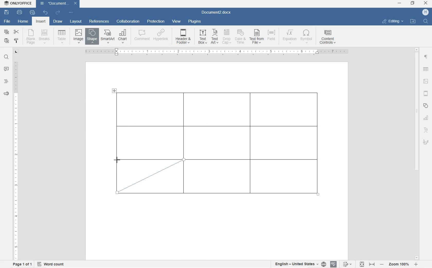  Describe the element at coordinates (334, 265) in the screenshot. I see `spell check` at that location.